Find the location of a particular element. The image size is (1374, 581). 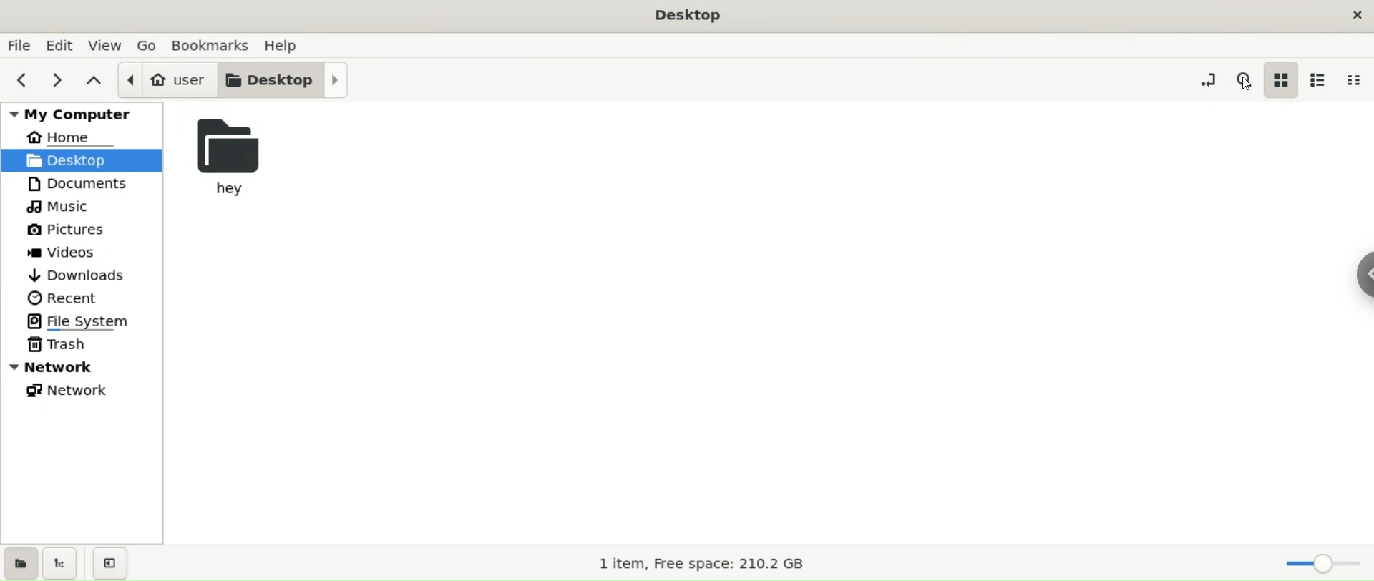

compact view is located at coordinates (1357, 81).